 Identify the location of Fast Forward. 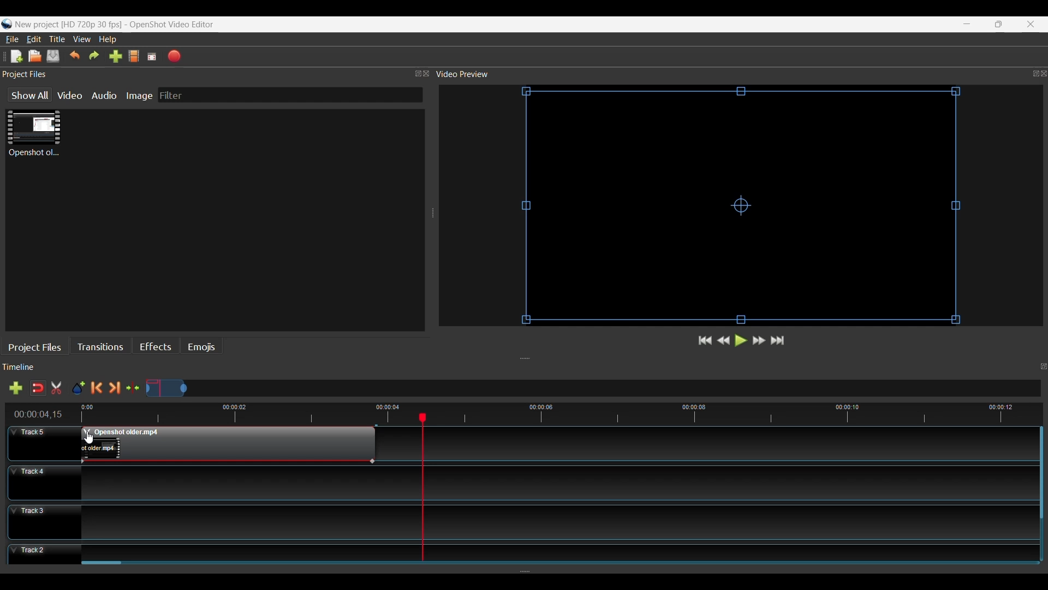
(759, 340).